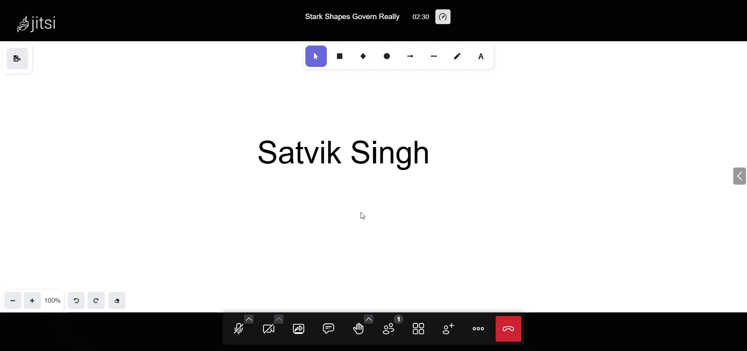 The height and width of the screenshot is (351, 747). What do you see at coordinates (478, 329) in the screenshot?
I see `more` at bounding box center [478, 329].